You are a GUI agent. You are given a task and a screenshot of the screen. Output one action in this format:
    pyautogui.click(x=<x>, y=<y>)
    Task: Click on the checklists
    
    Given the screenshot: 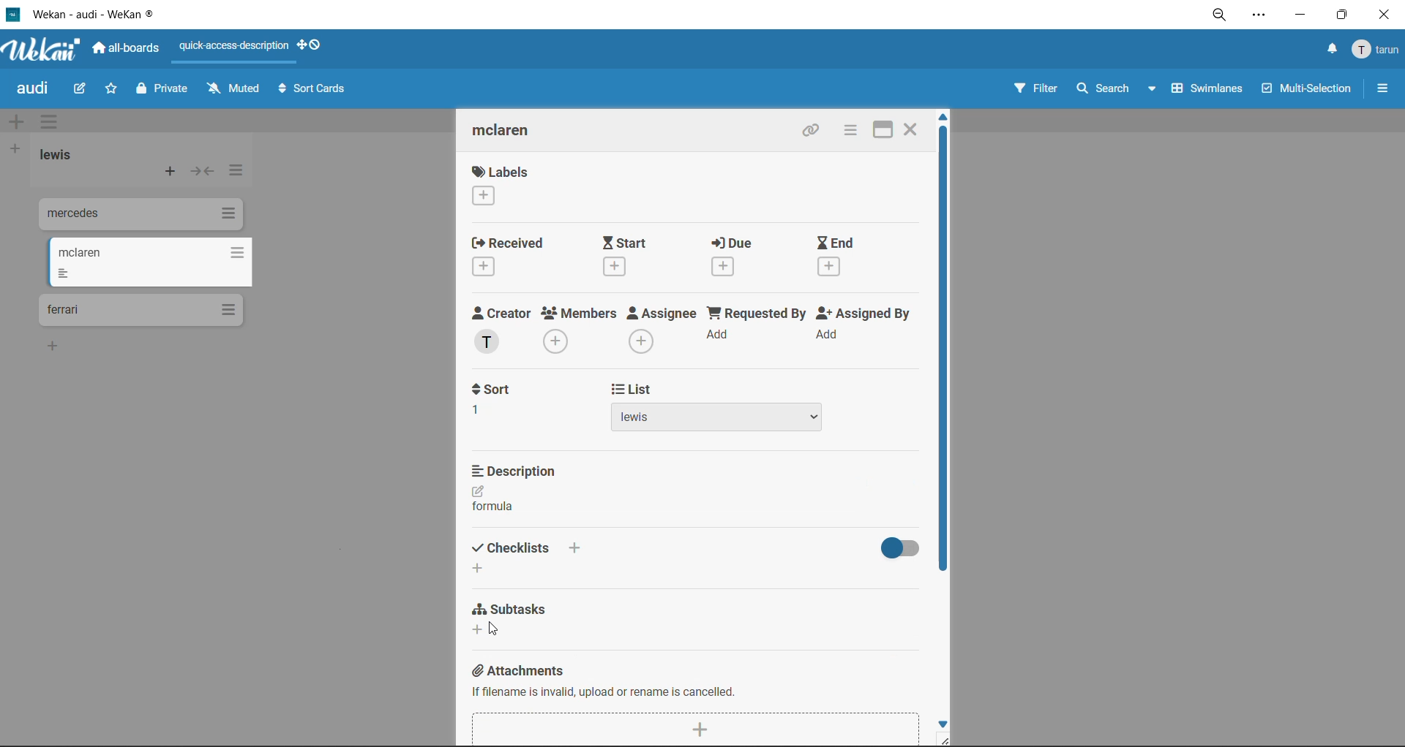 What is the action you would take?
    pyautogui.click(x=528, y=555)
    